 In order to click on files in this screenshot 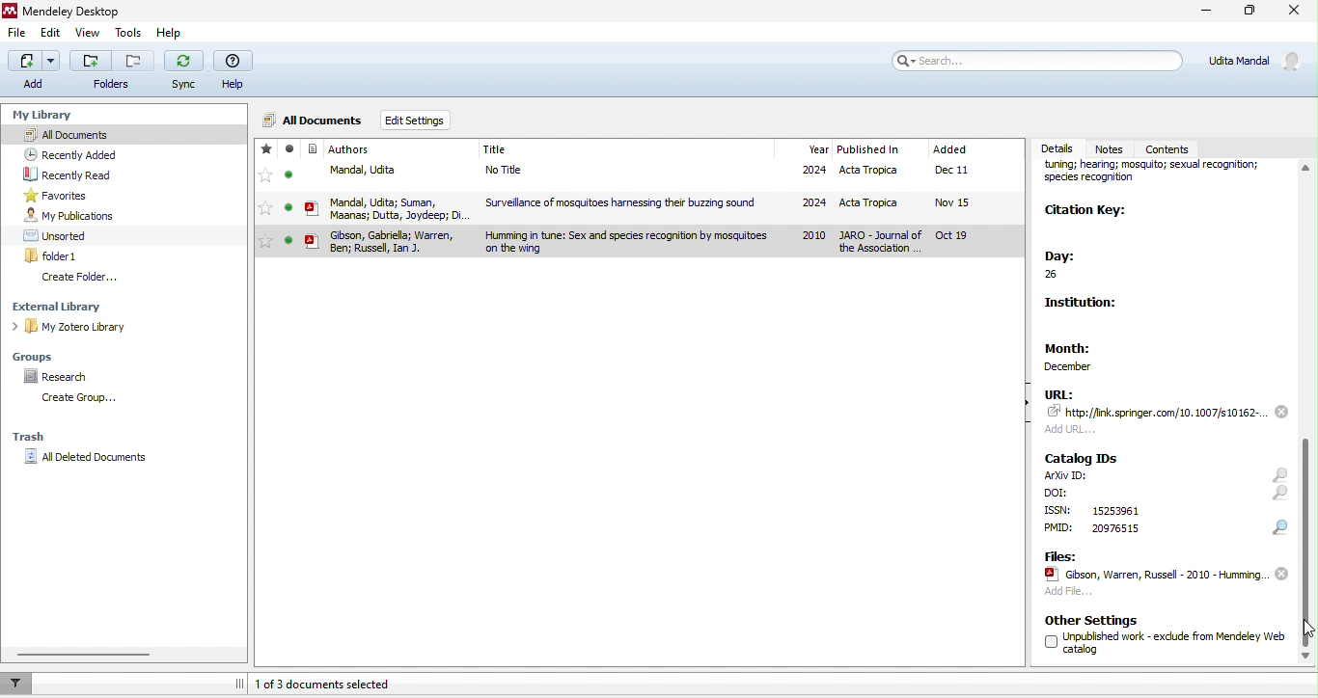, I will do `click(1059, 555)`.